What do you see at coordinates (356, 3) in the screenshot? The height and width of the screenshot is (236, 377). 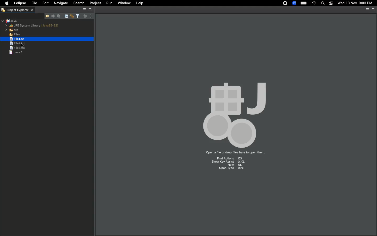 I see `Date/time` at bounding box center [356, 3].